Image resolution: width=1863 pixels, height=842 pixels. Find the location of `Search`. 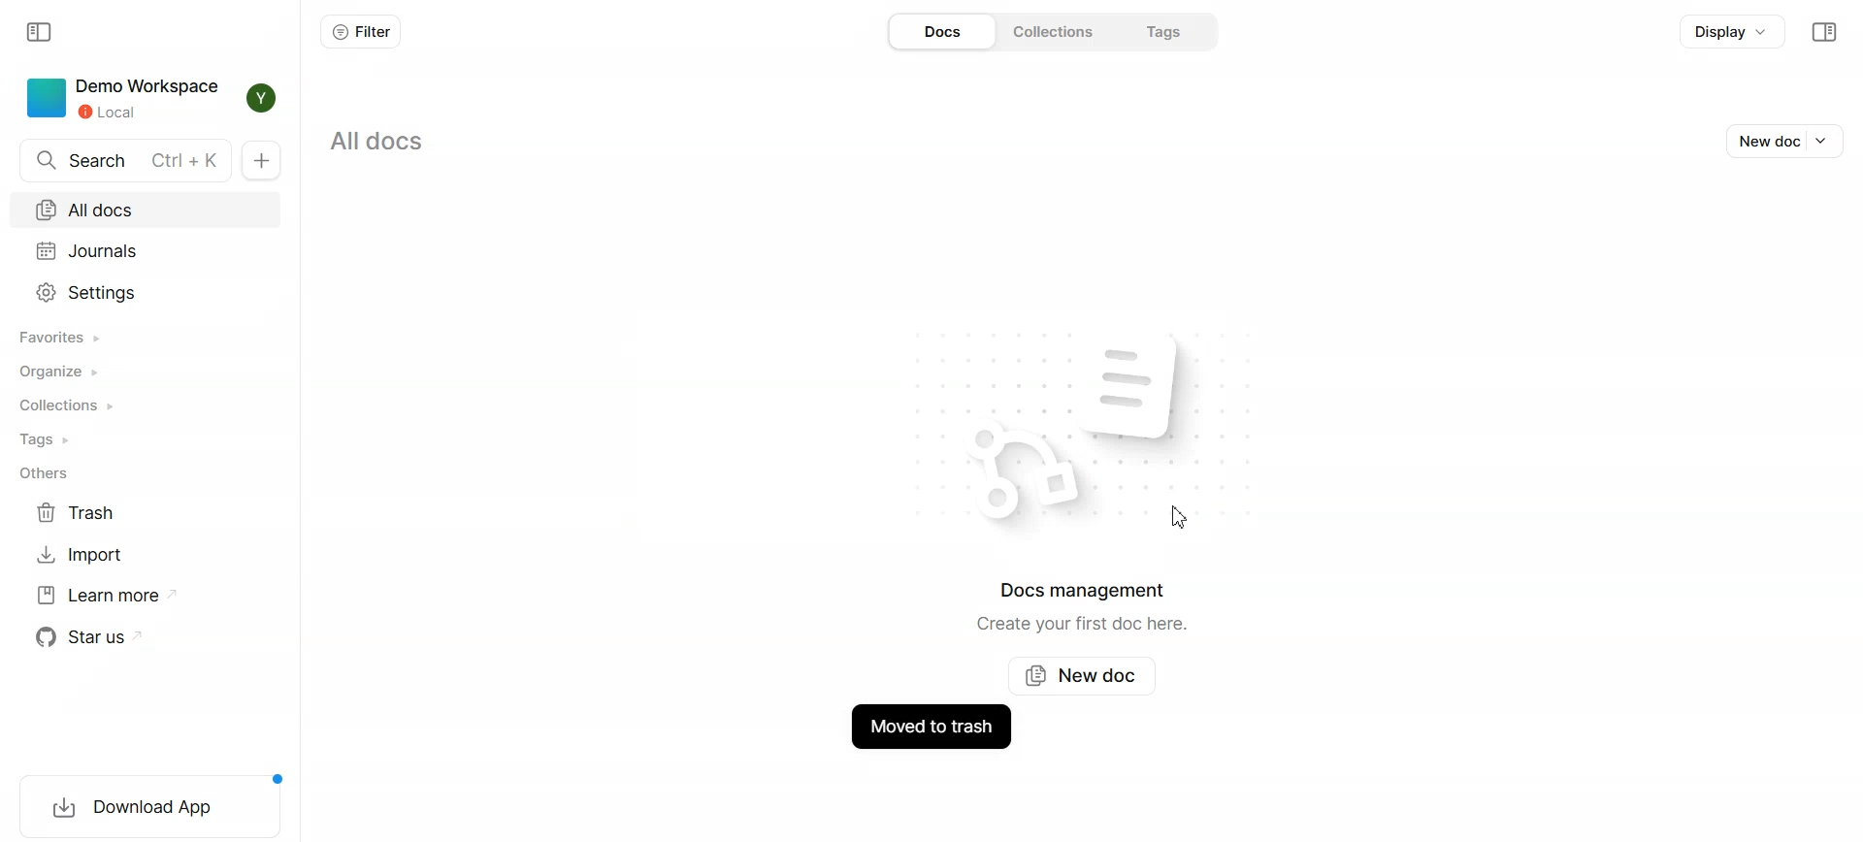

Search is located at coordinates (126, 161).